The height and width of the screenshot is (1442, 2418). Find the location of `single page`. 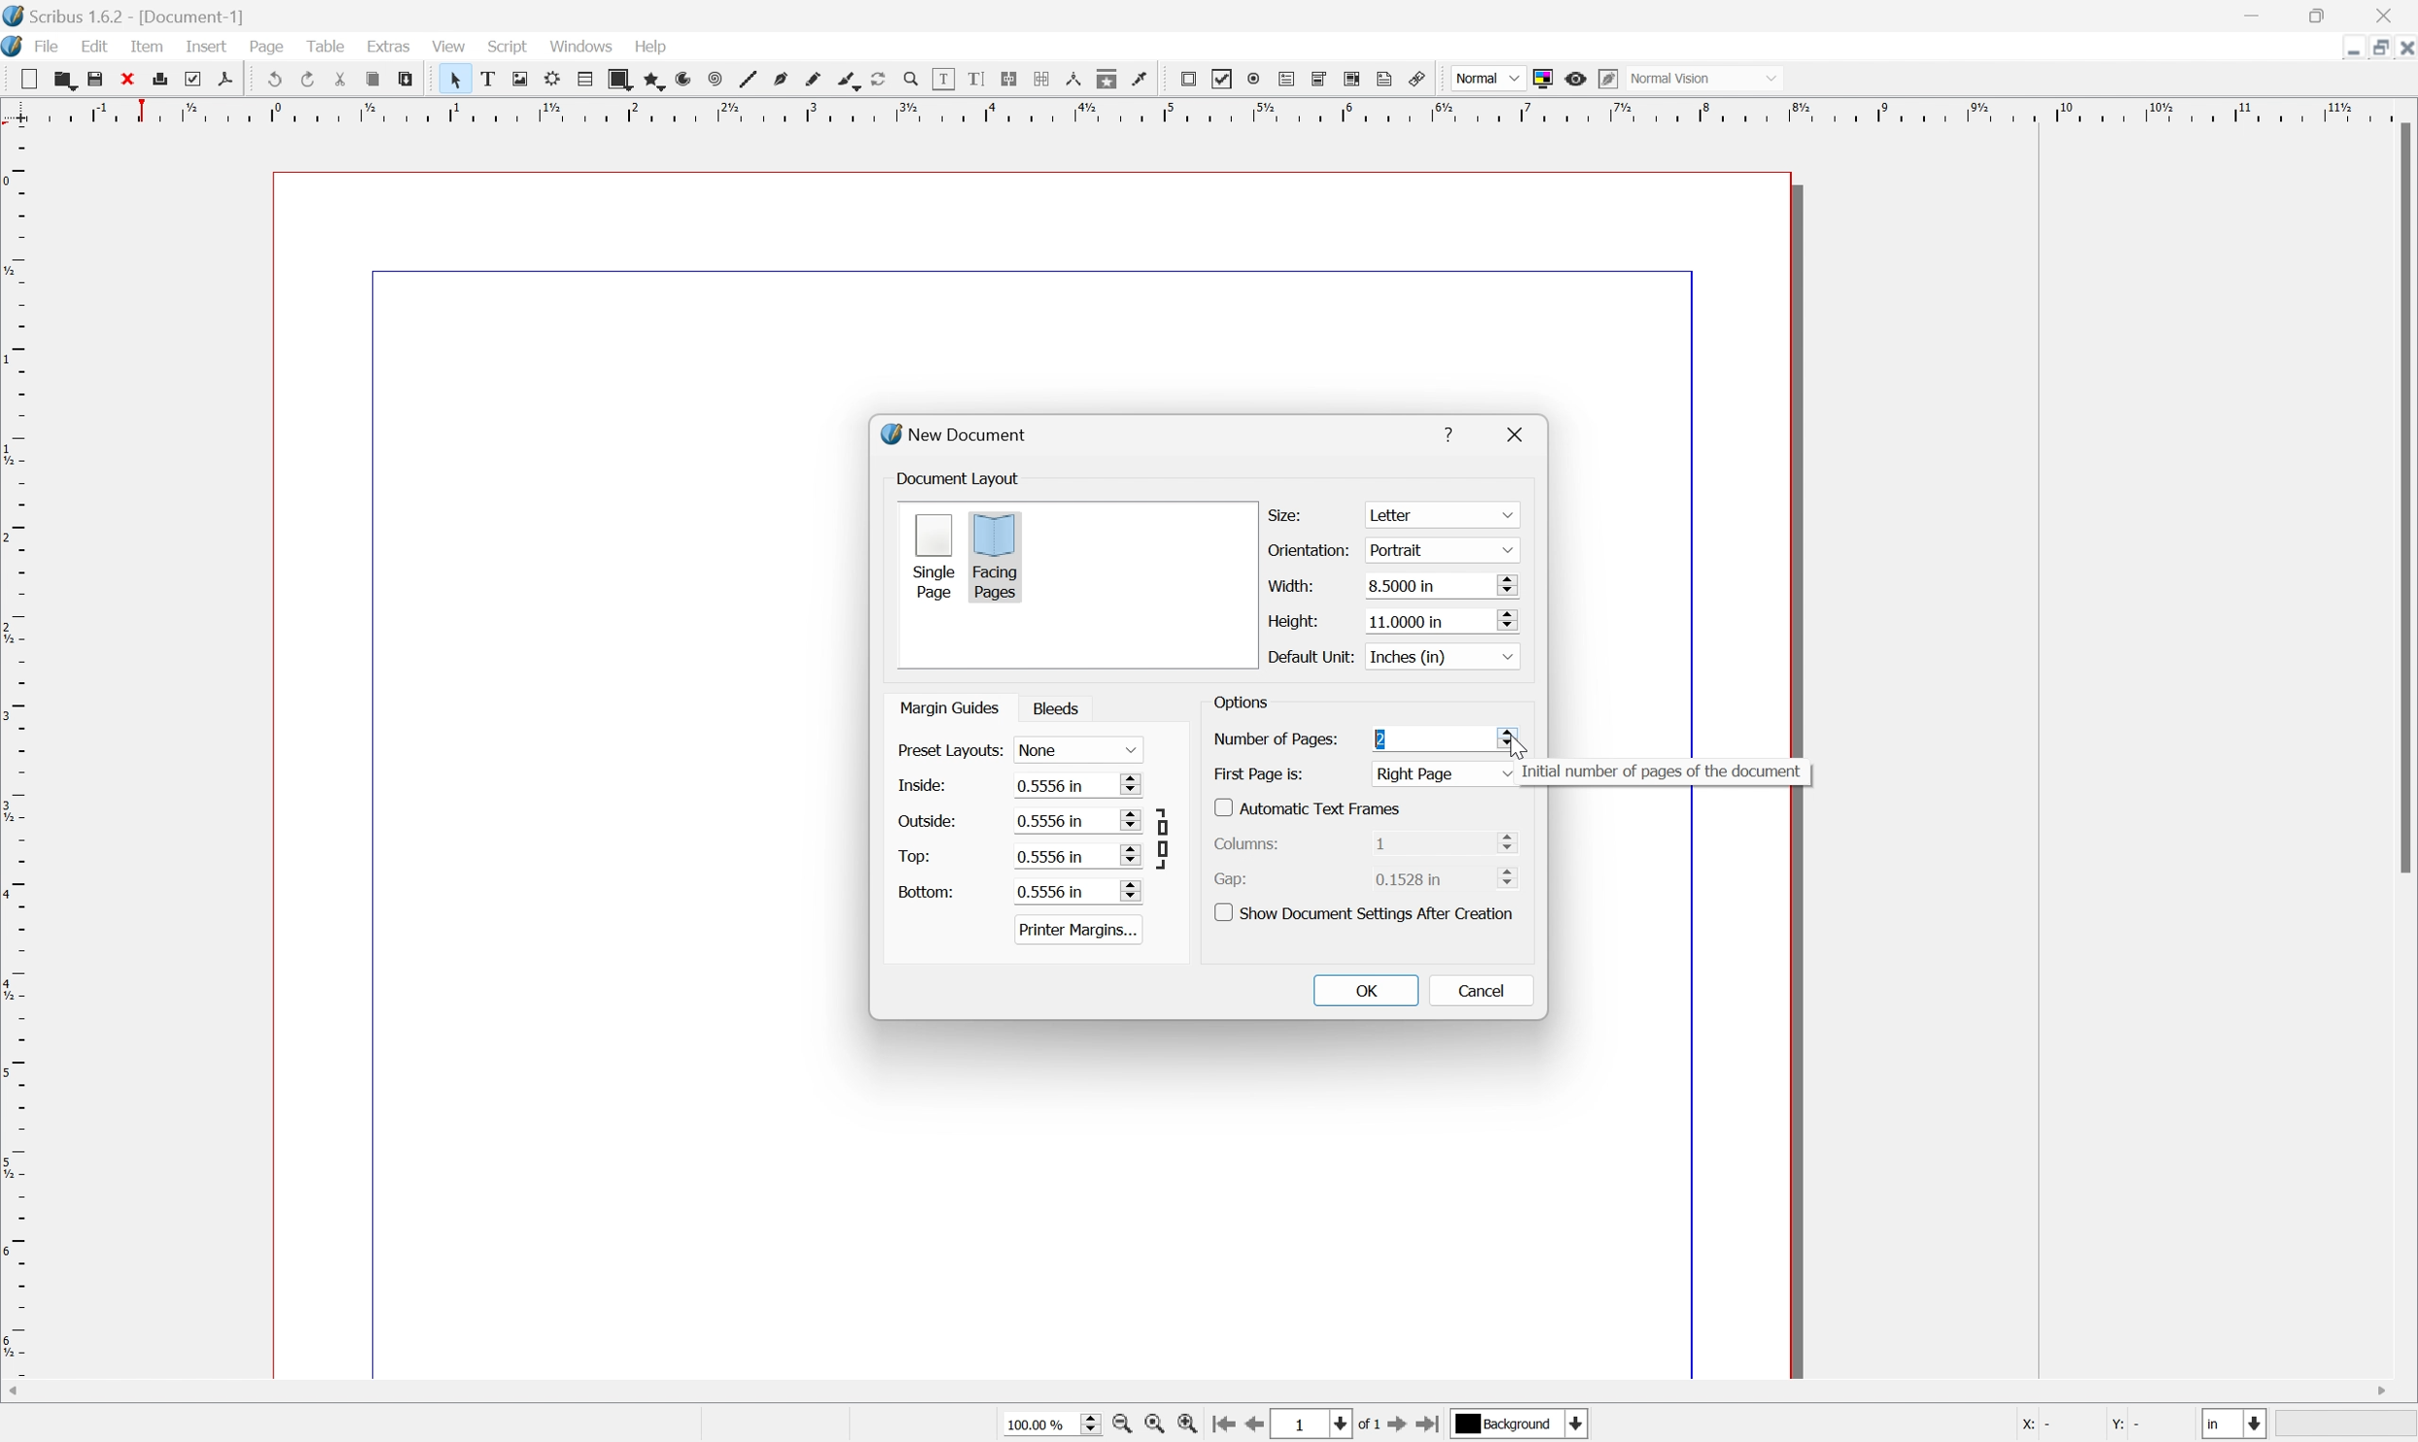

single page is located at coordinates (933, 555).